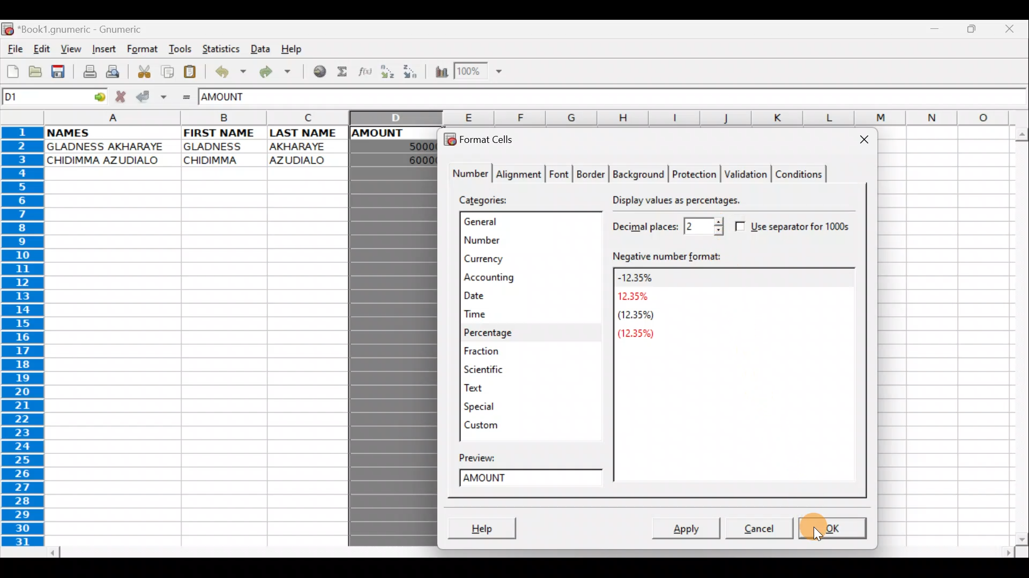 This screenshot has height=578, width=1029. I want to click on Special, so click(484, 406).